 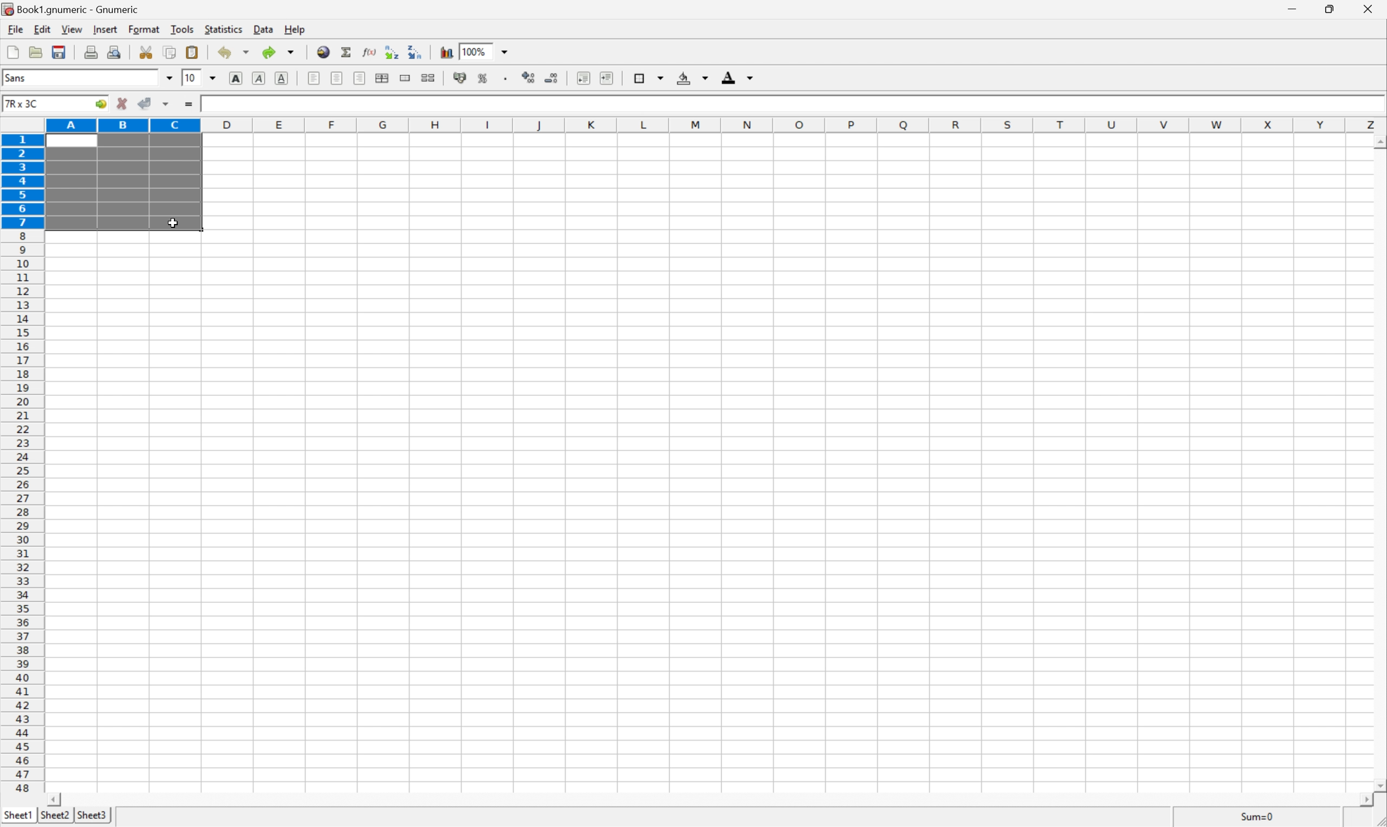 I want to click on redo, so click(x=280, y=52).